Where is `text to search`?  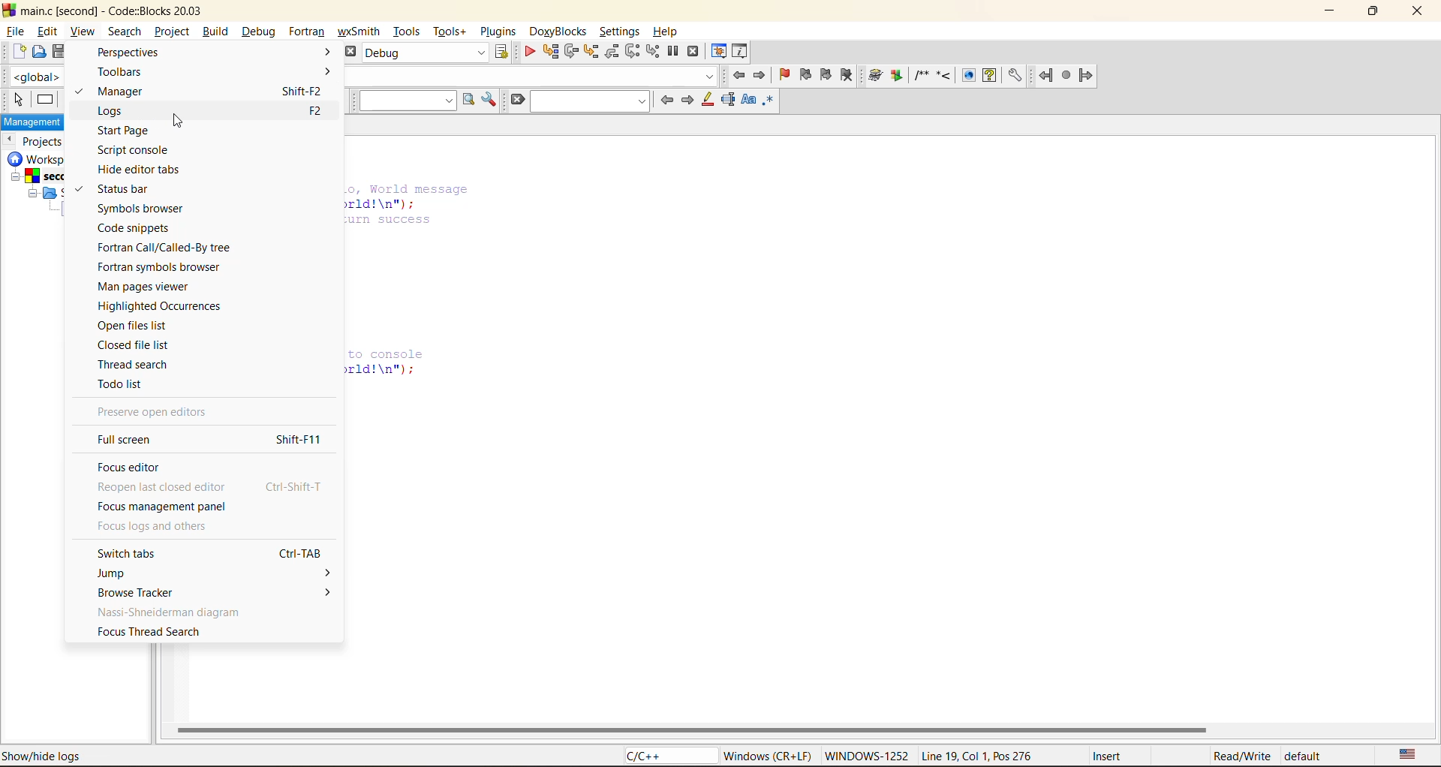
text to search is located at coordinates (408, 99).